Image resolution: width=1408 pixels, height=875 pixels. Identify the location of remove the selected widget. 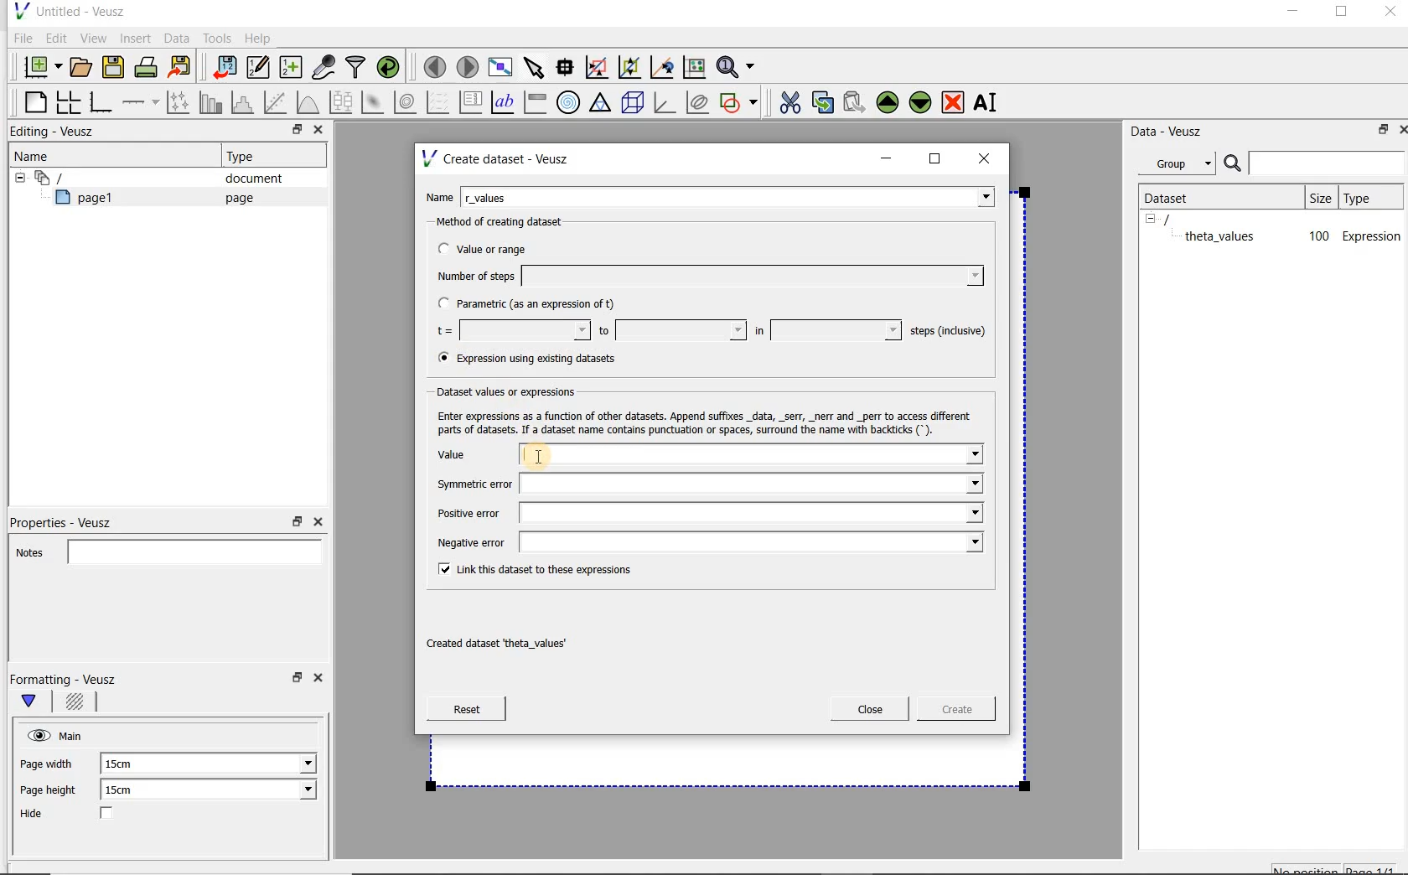
(954, 101).